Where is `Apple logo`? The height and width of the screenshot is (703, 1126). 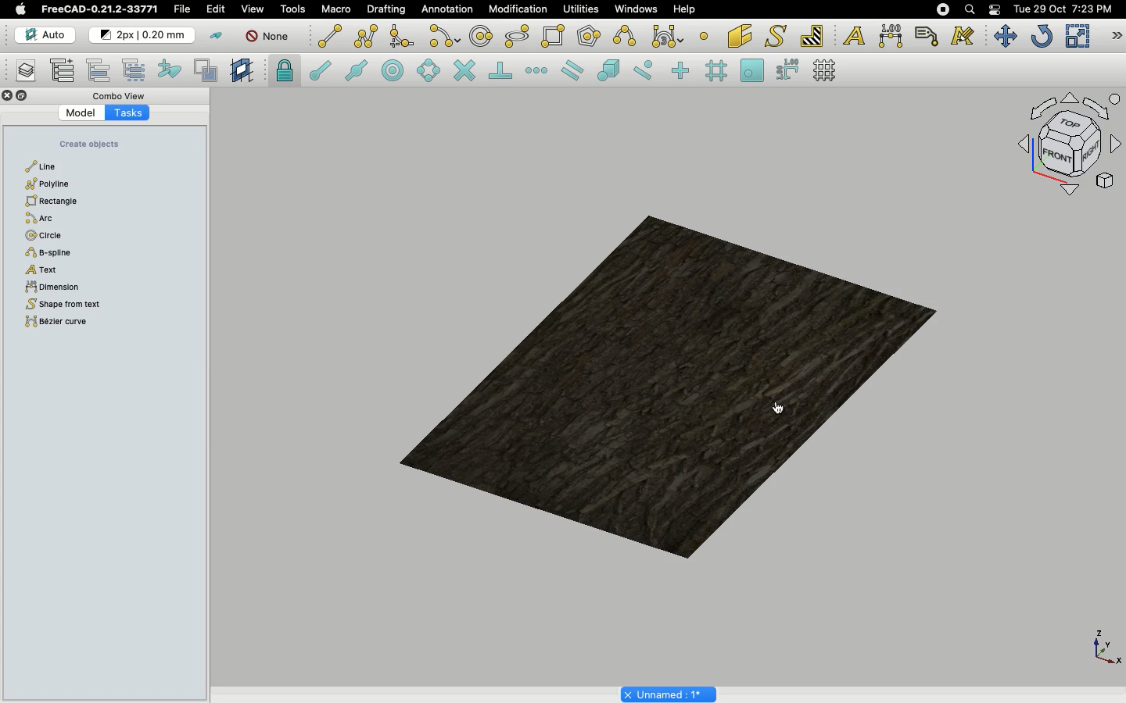 Apple logo is located at coordinates (20, 9).